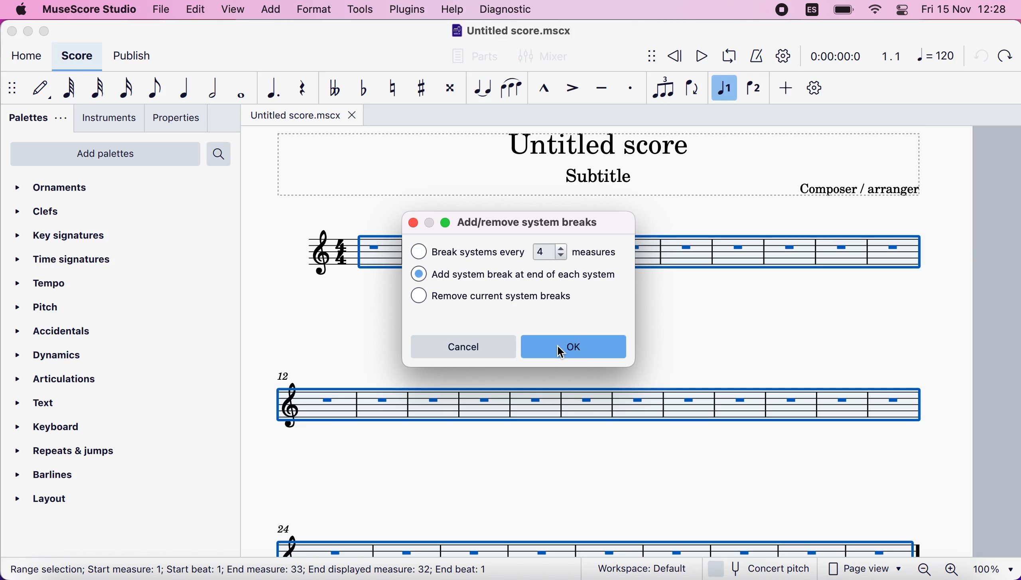  What do you see at coordinates (481, 88) in the screenshot?
I see `tie` at bounding box center [481, 88].